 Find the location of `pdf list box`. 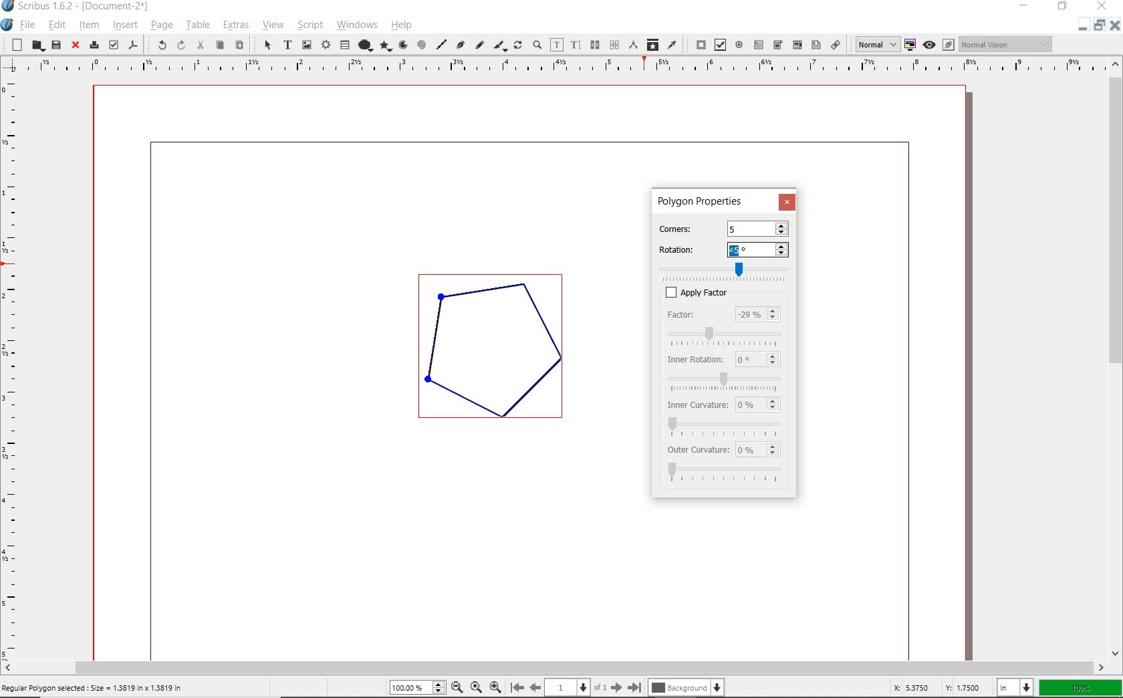

pdf list box is located at coordinates (816, 45).